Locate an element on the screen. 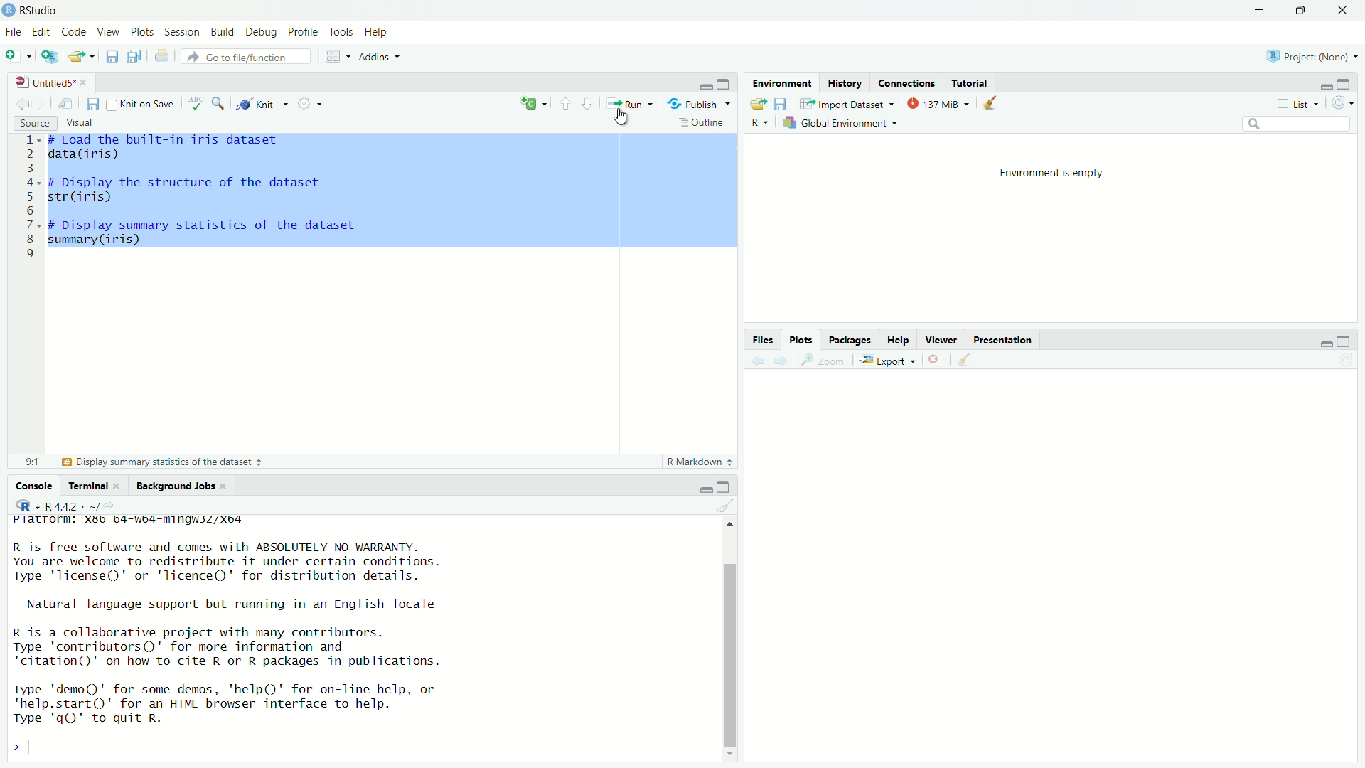 This screenshot has height=768, width=1365. Packages is located at coordinates (850, 338).